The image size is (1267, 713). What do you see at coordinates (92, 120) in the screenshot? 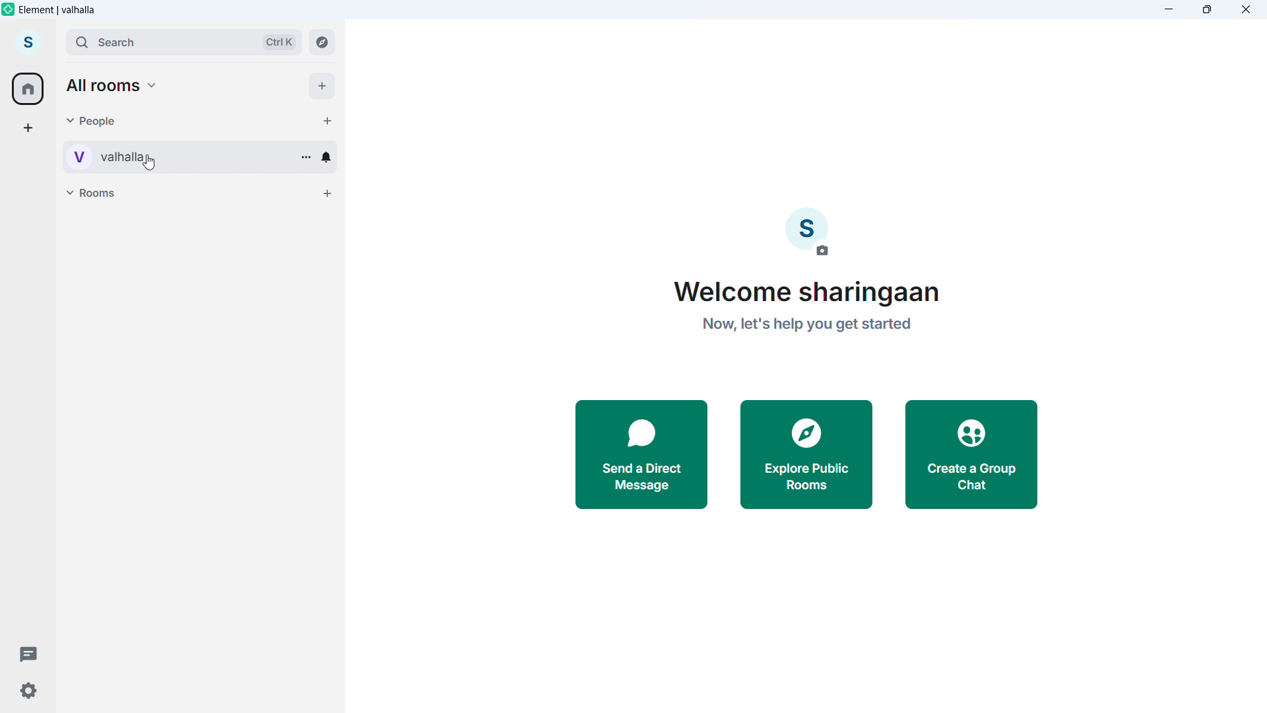
I see `people ` at bounding box center [92, 120].